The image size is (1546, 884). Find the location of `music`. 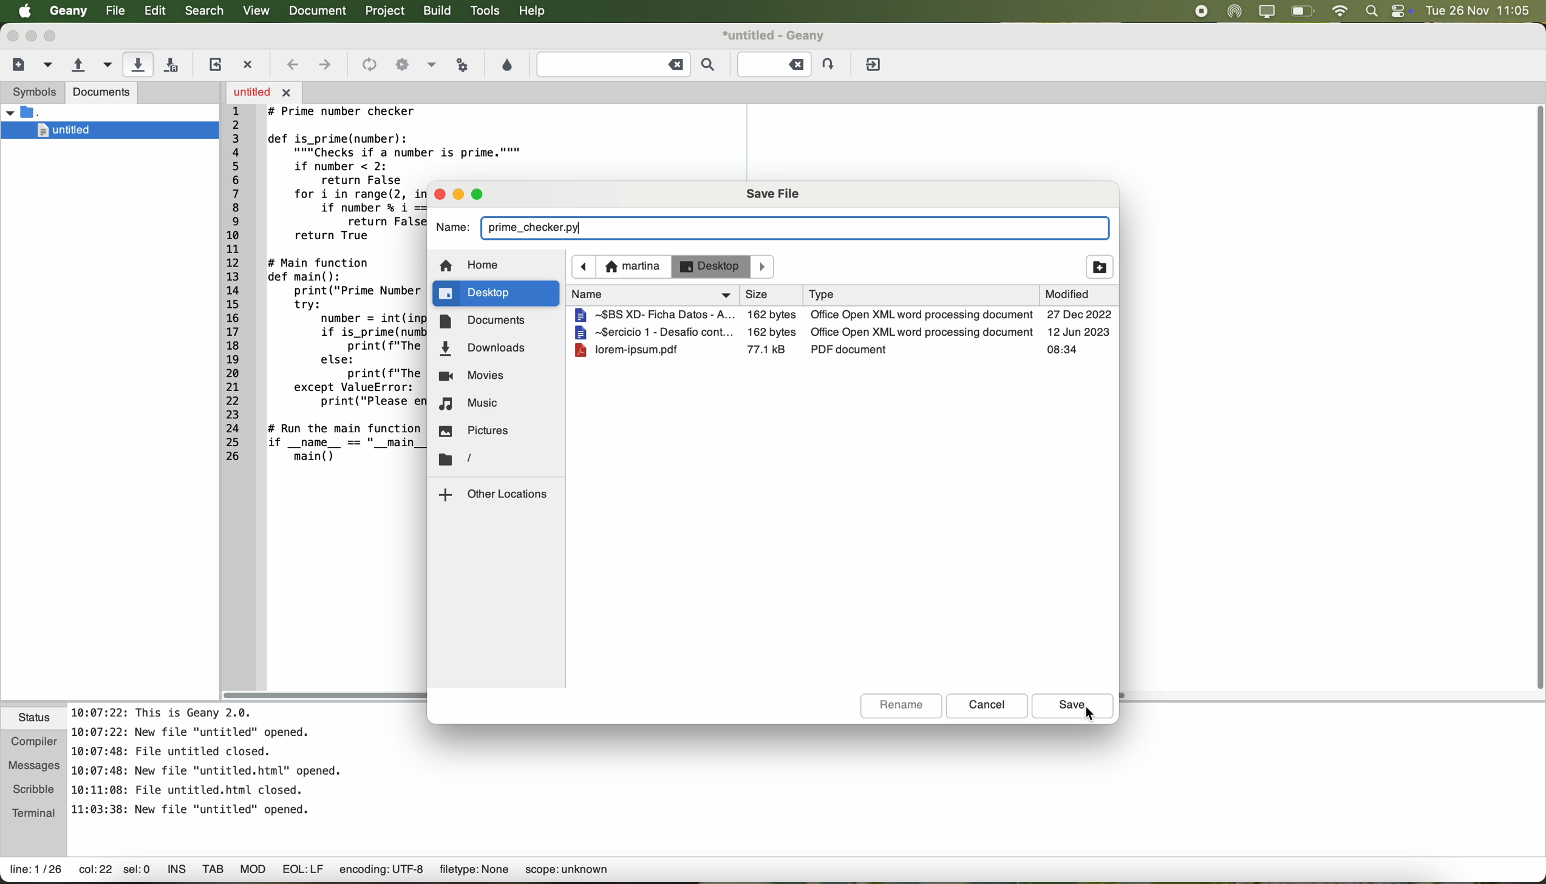

music is located at coordinates (470, 404).